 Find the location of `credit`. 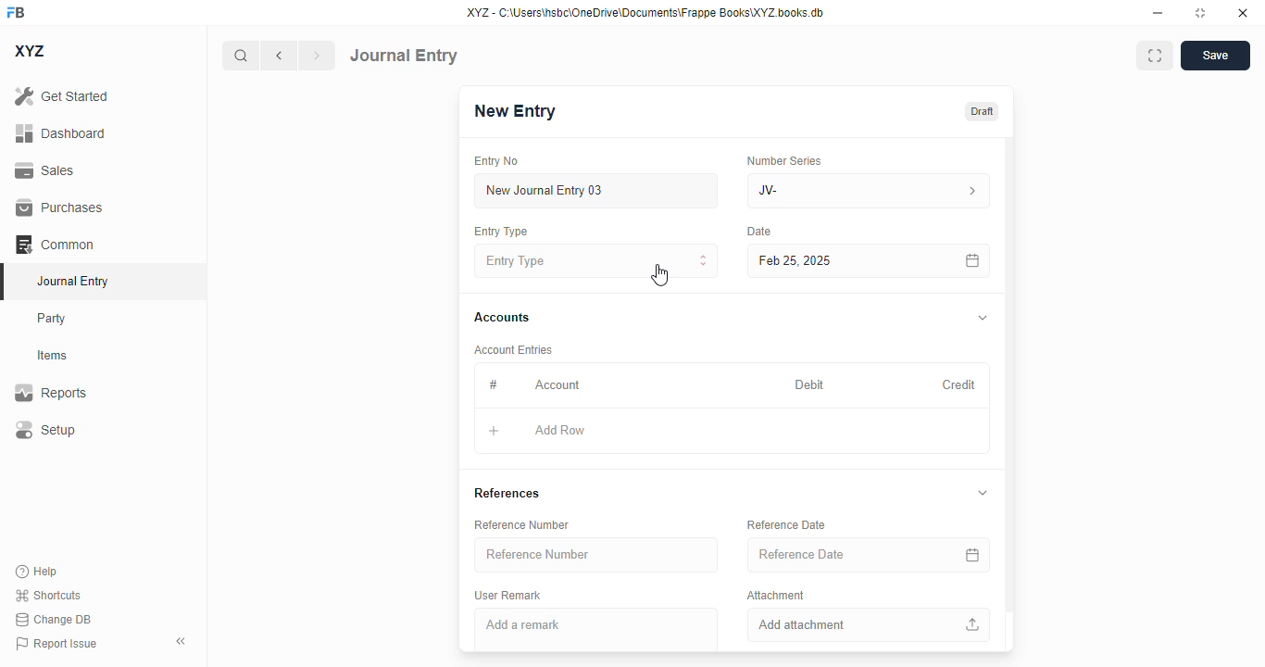

credit is located at coordinates (960, 385).